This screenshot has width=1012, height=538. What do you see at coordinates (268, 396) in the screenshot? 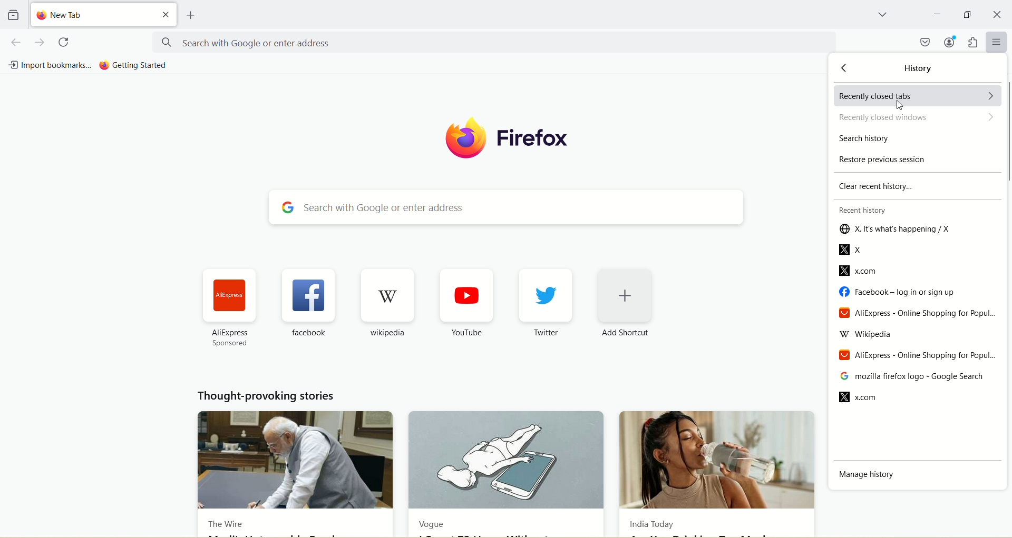
I see `thought provoking stories` at bounding box center [268, 396].